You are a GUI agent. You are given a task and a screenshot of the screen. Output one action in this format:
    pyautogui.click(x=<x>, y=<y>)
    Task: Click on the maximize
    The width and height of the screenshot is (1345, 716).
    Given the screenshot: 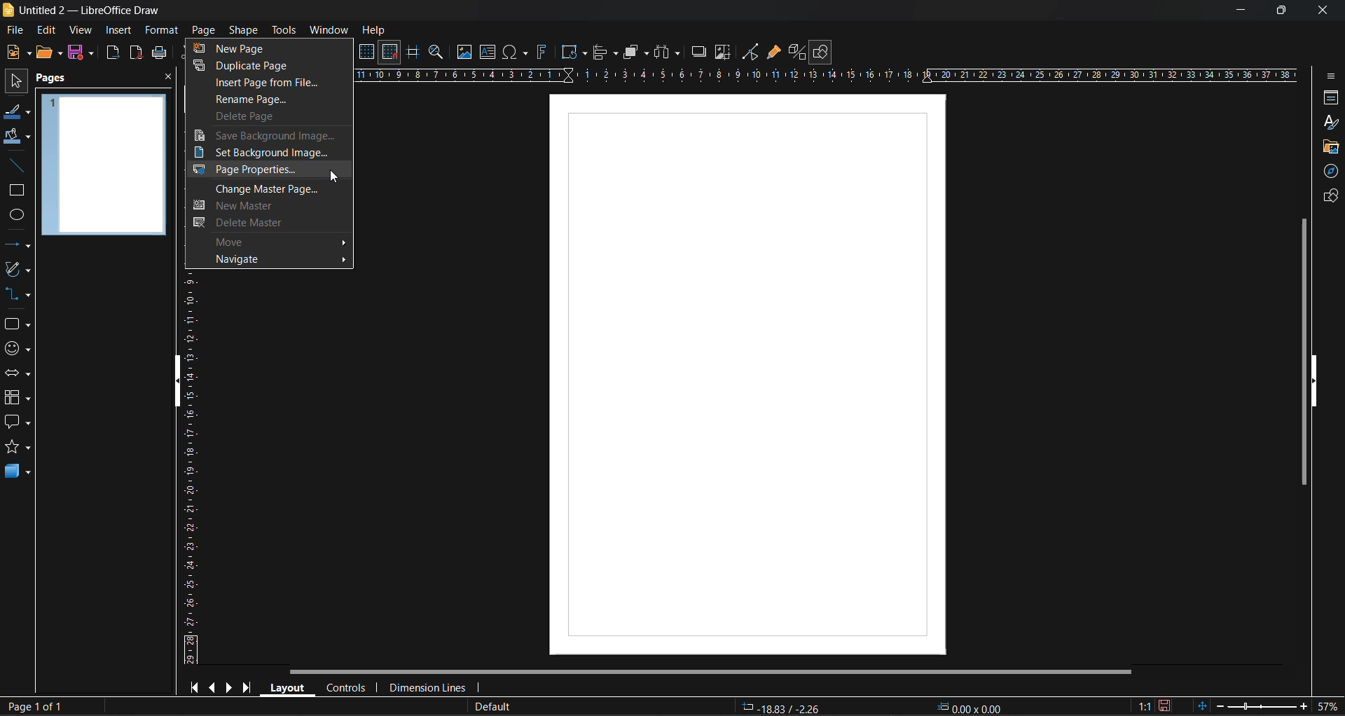 What is the action you would take?
    pyautogui.click(x=1277, y=11)
    